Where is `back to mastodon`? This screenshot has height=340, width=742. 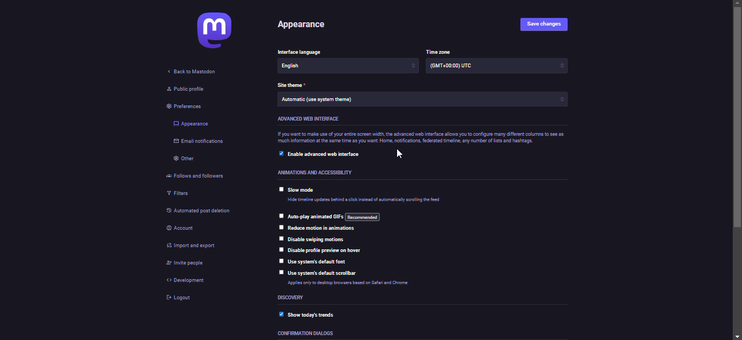 back to mastodon is located at coordinates (194, 73).